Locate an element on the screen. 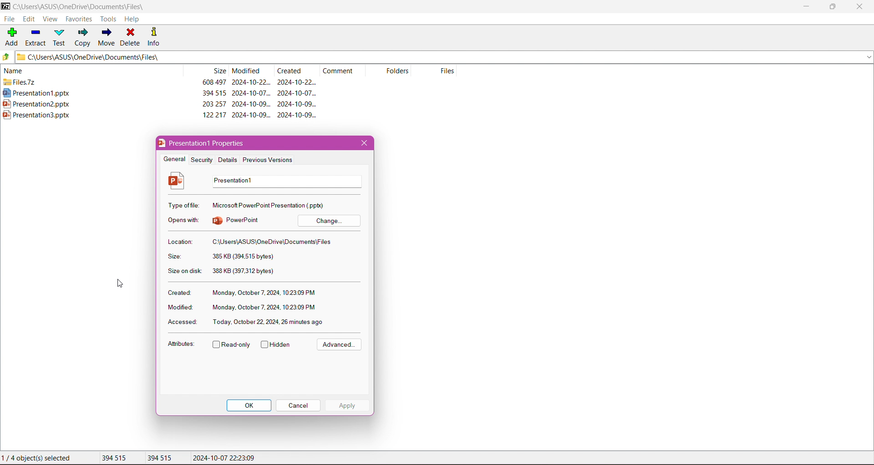  Type of File: is located at coordinates (186, 206).